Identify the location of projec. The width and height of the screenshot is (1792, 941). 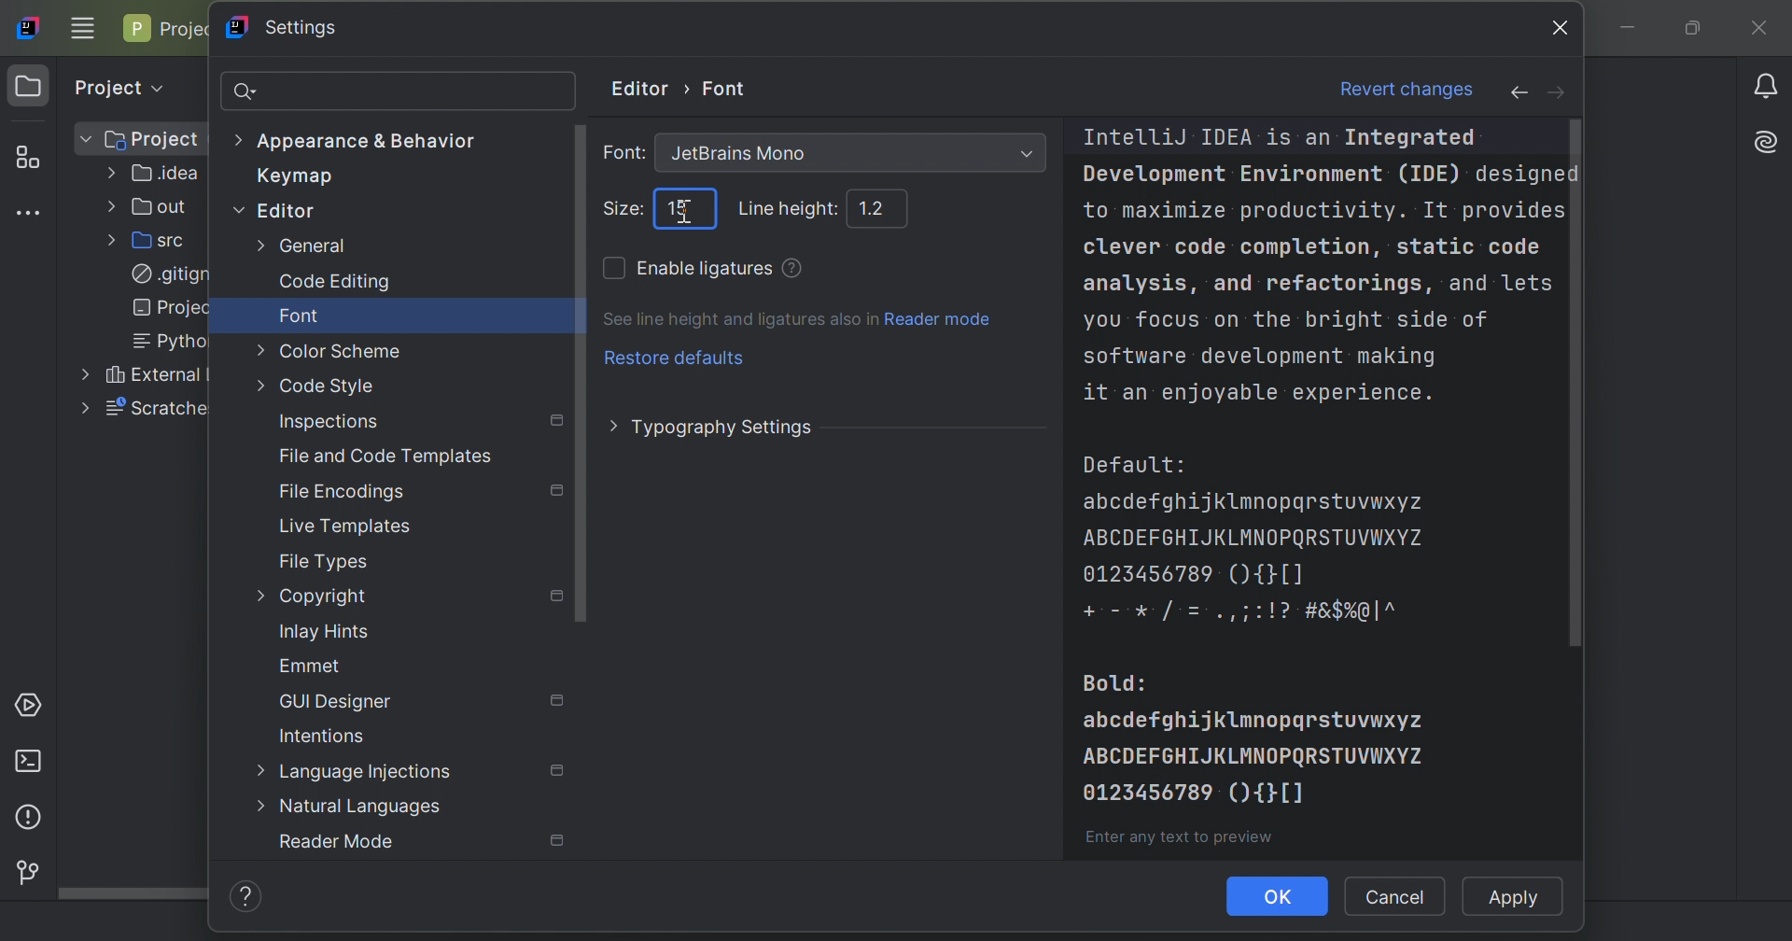
(165, 307).